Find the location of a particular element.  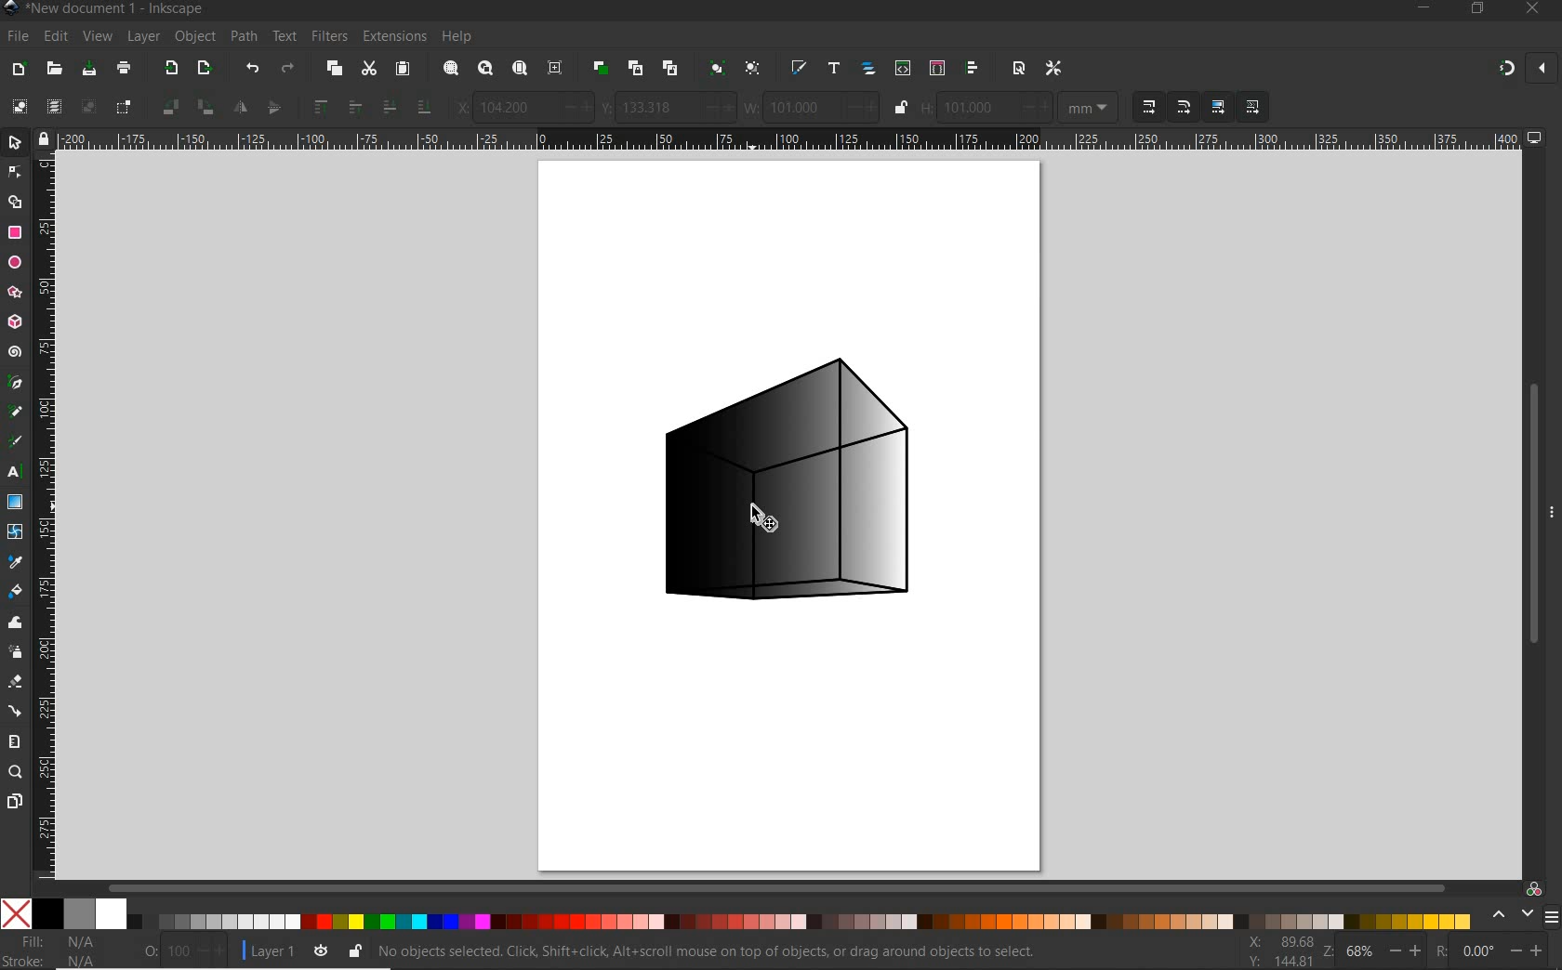

101 is located at coordinates (975, 109).